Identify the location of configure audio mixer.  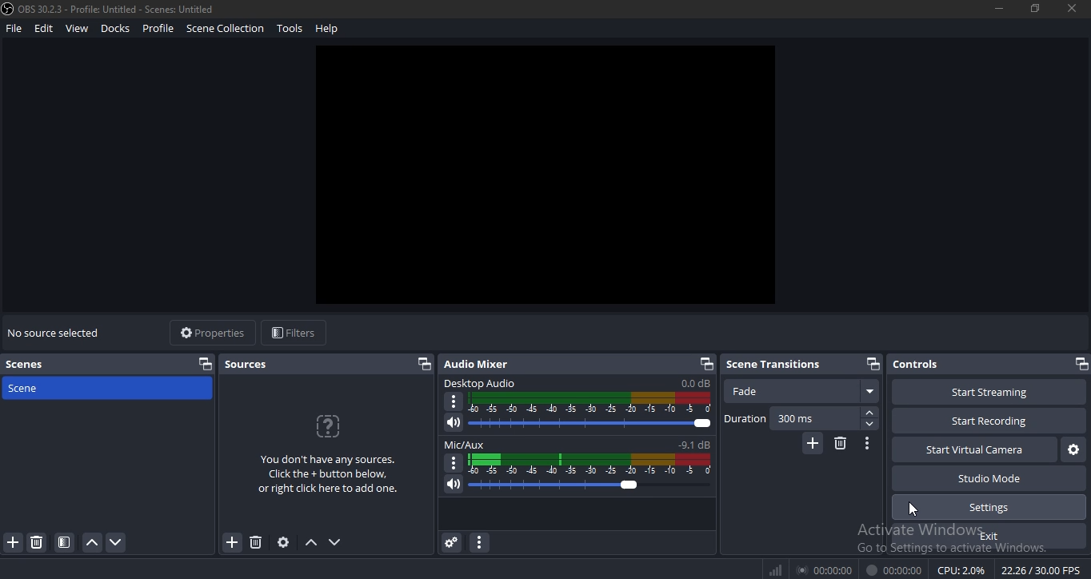
(478, 543).